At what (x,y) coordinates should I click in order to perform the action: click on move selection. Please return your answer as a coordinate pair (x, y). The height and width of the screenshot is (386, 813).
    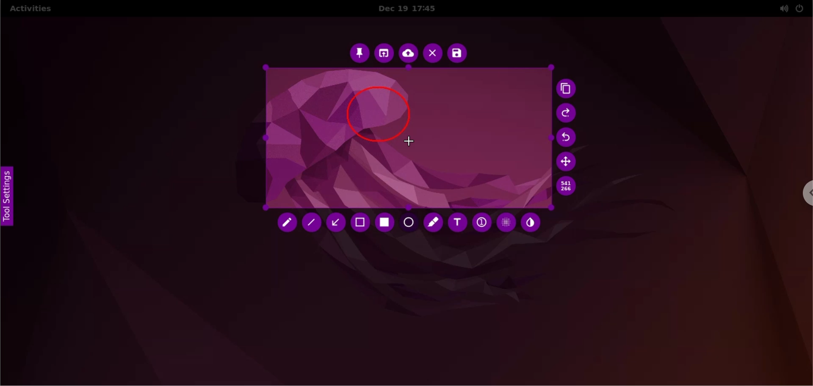
    Looking at the image, I should click on (568, 161).